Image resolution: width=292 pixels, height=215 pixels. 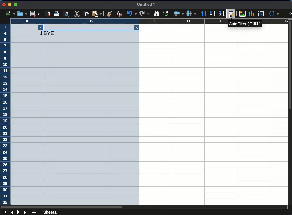 What do you see at coordinates (25, 212) in the screenshot?
I see `last sheet` at bounding box center [25, 212].